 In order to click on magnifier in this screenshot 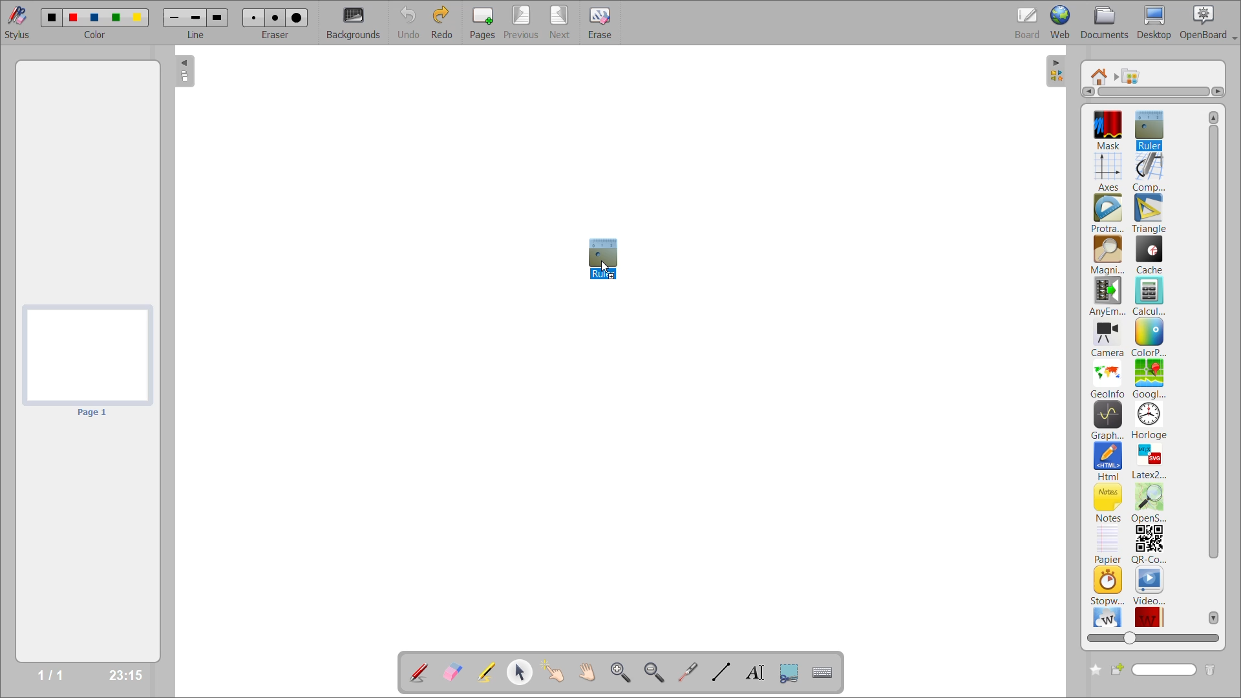, I will do `click(1107, 255)`.